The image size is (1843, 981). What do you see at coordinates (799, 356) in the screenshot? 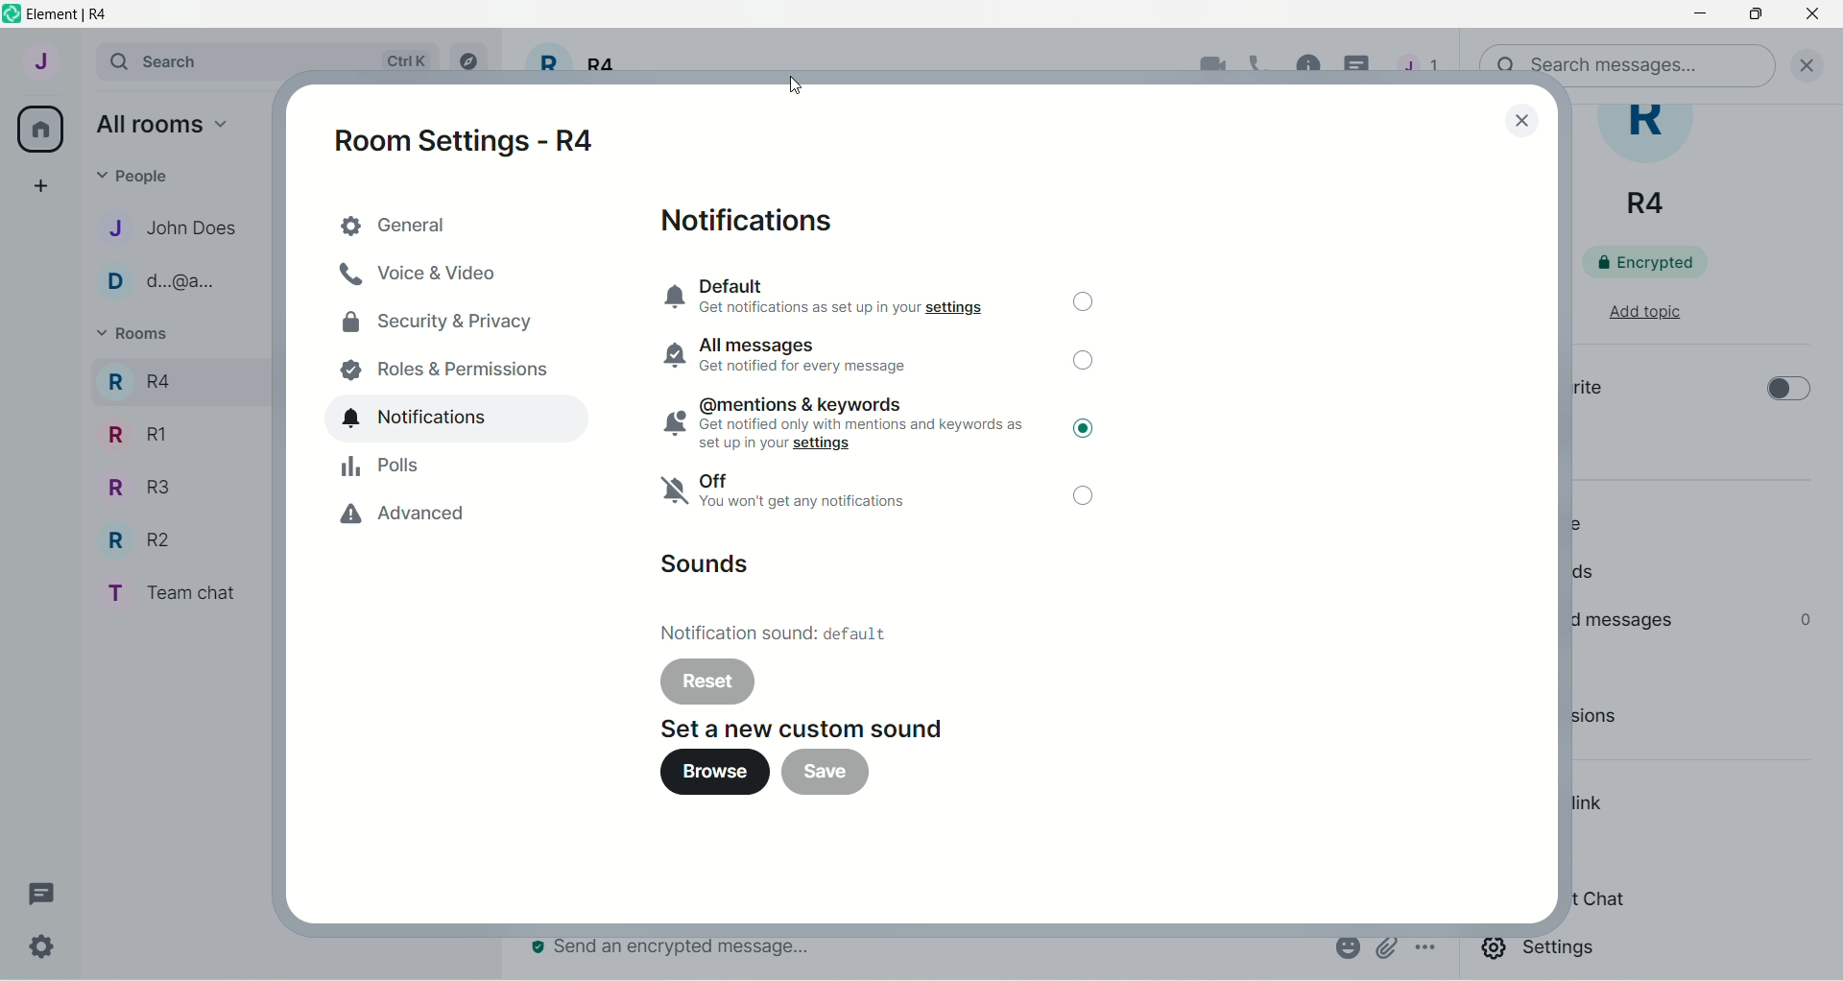
I see `fa All messages
Get notified for every message` at bounding box center [799, 356].